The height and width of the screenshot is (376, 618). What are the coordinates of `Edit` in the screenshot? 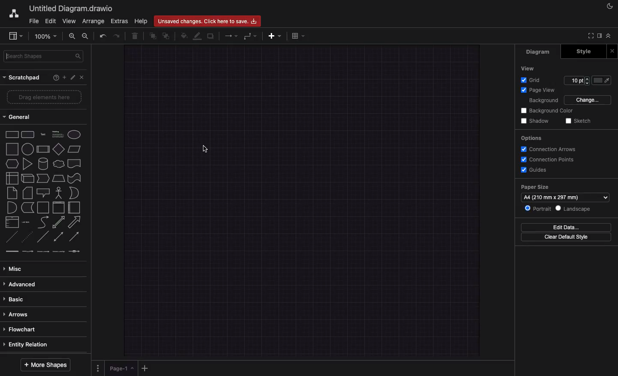 It's located at (51, 21).